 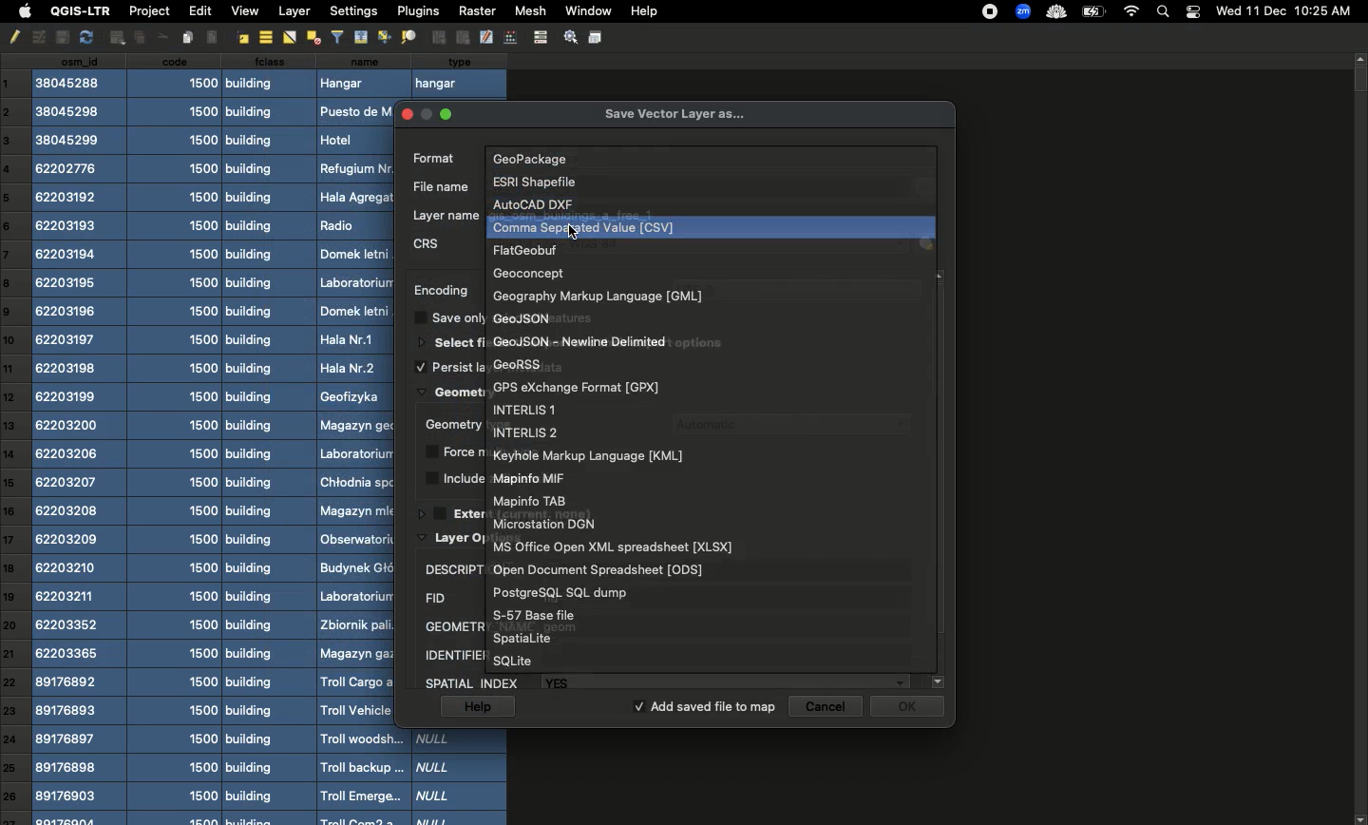 What do you see at coordinates (666, 681) in the screenshot?
I see `Spatial index` at bounding box center [666, 681].